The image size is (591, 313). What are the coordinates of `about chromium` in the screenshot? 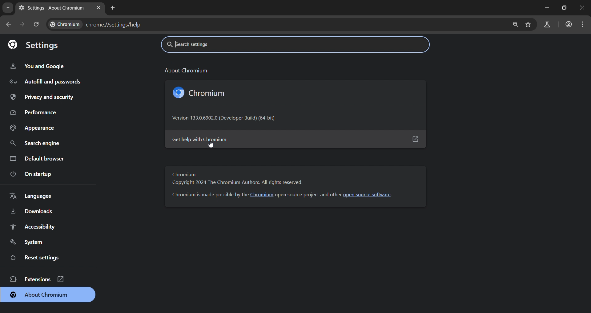 It's located at (39, 295).